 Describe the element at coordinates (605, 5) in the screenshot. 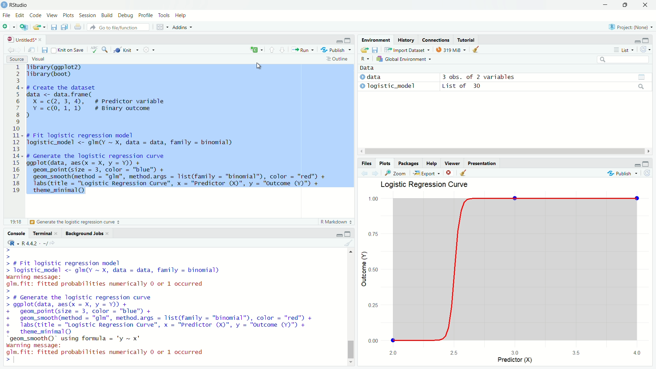

I see `minimize` at that location.